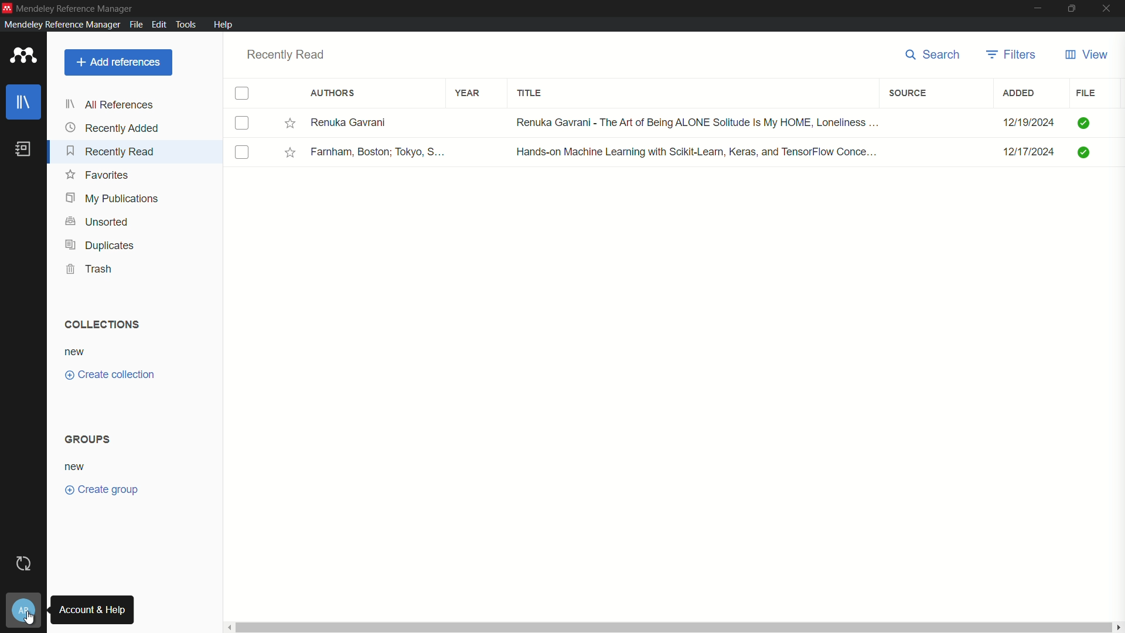 This screenshot has height=633, width=1125. I want to click on trash, so click(90, 270).